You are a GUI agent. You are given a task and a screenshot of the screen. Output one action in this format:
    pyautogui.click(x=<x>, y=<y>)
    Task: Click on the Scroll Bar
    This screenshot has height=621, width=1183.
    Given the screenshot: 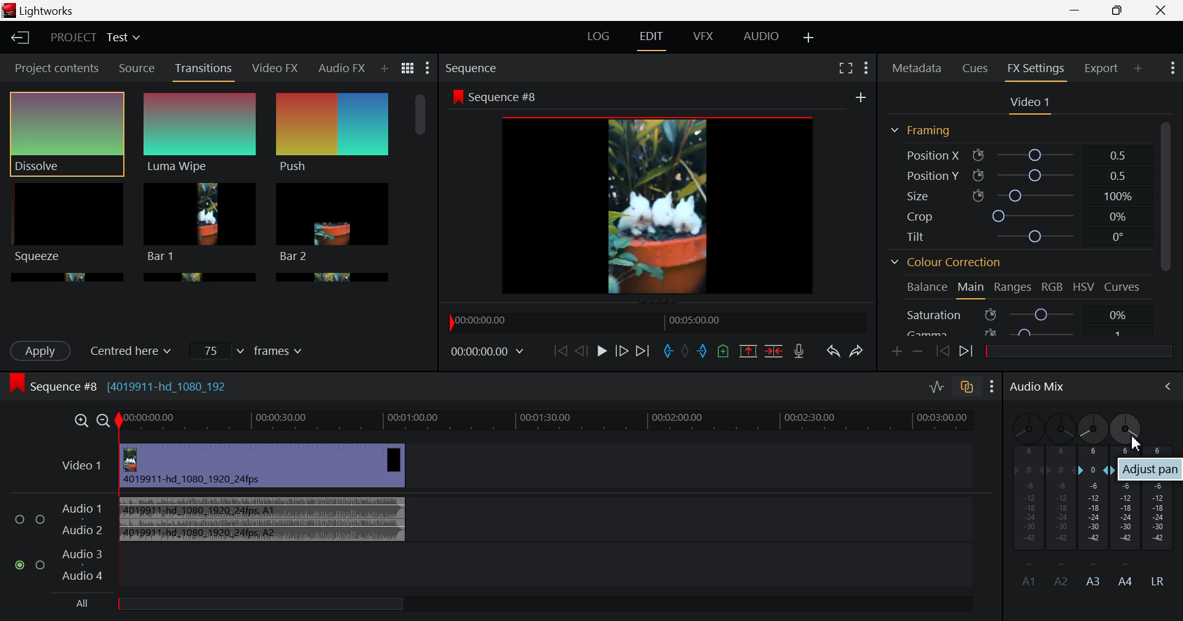 What is the action you would take?
    pyautogui.click(x=1168, y=227)
    